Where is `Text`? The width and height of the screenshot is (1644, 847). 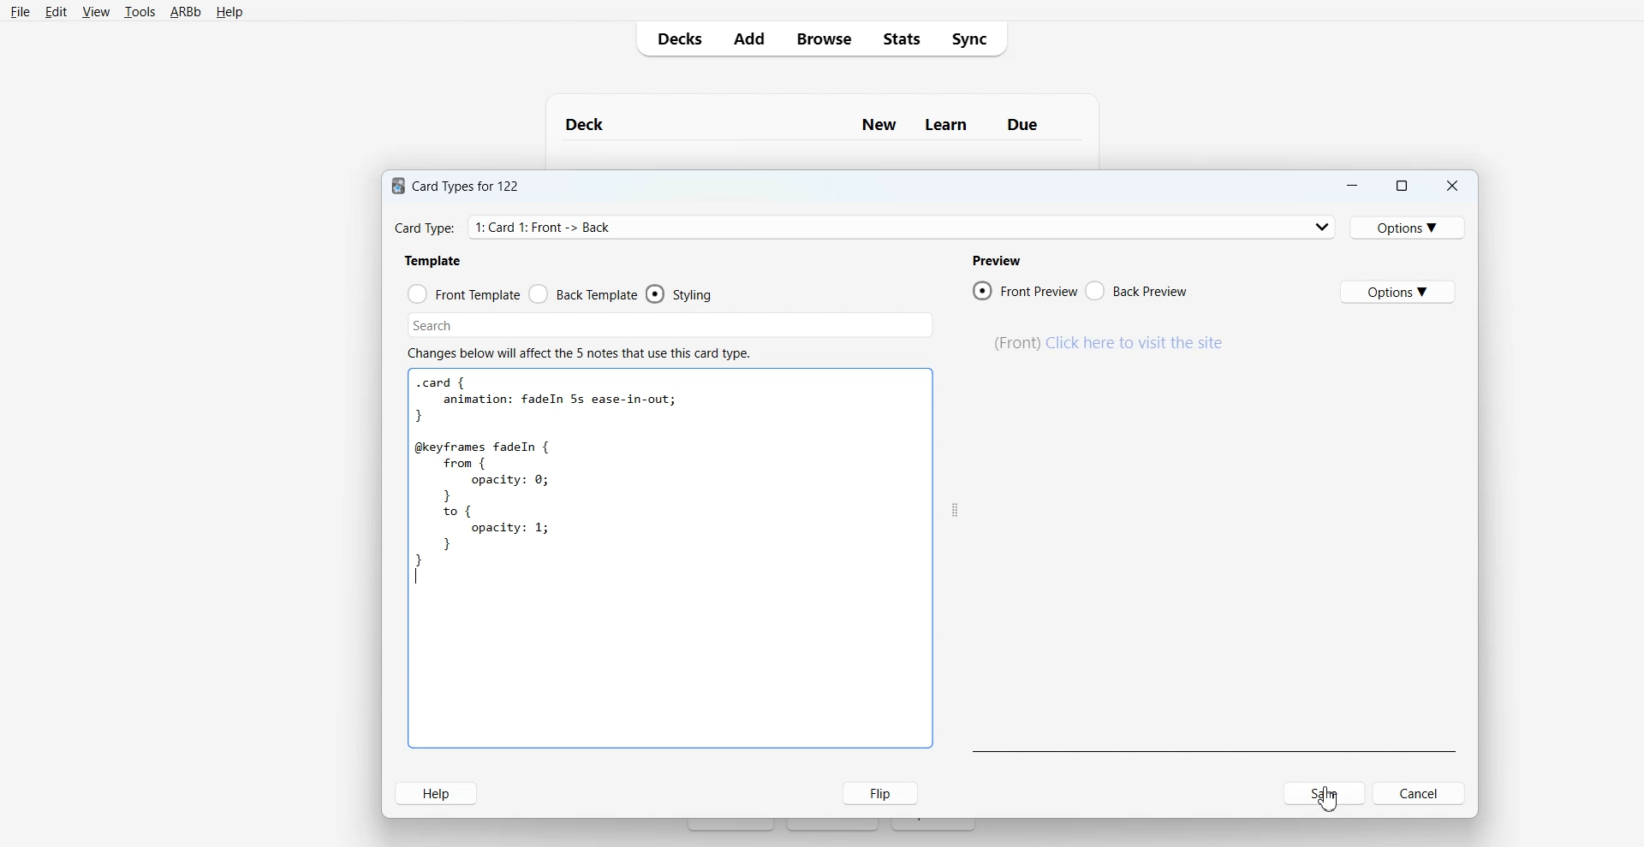
Text is located at coordinates (576, 478).